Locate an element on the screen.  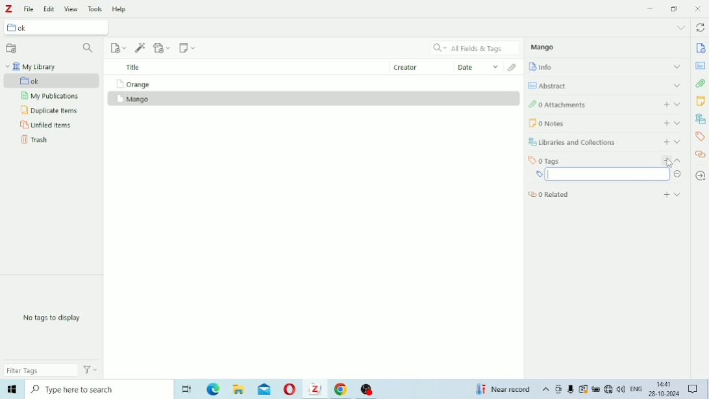
Restore down is located at coordinates (675, 10).